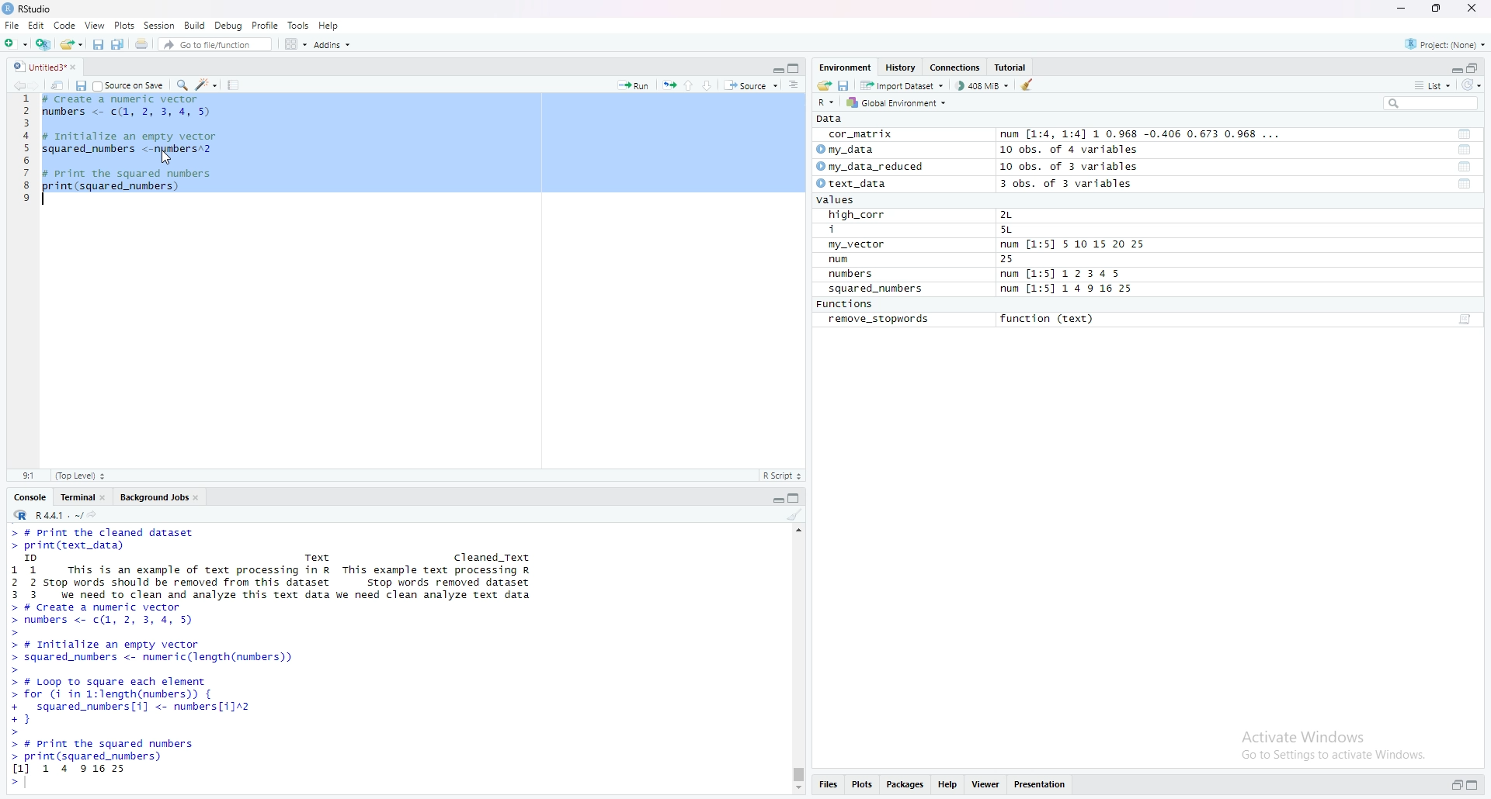 This screenshot has width=1491, height=799. I want to click on up, so click(689, 84).